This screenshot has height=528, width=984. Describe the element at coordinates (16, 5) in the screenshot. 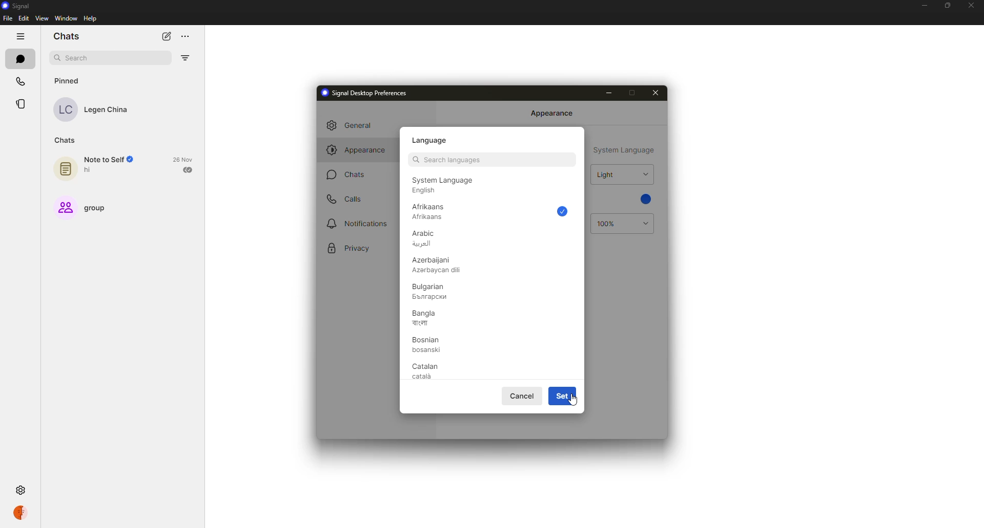

I see `signal` at that location.